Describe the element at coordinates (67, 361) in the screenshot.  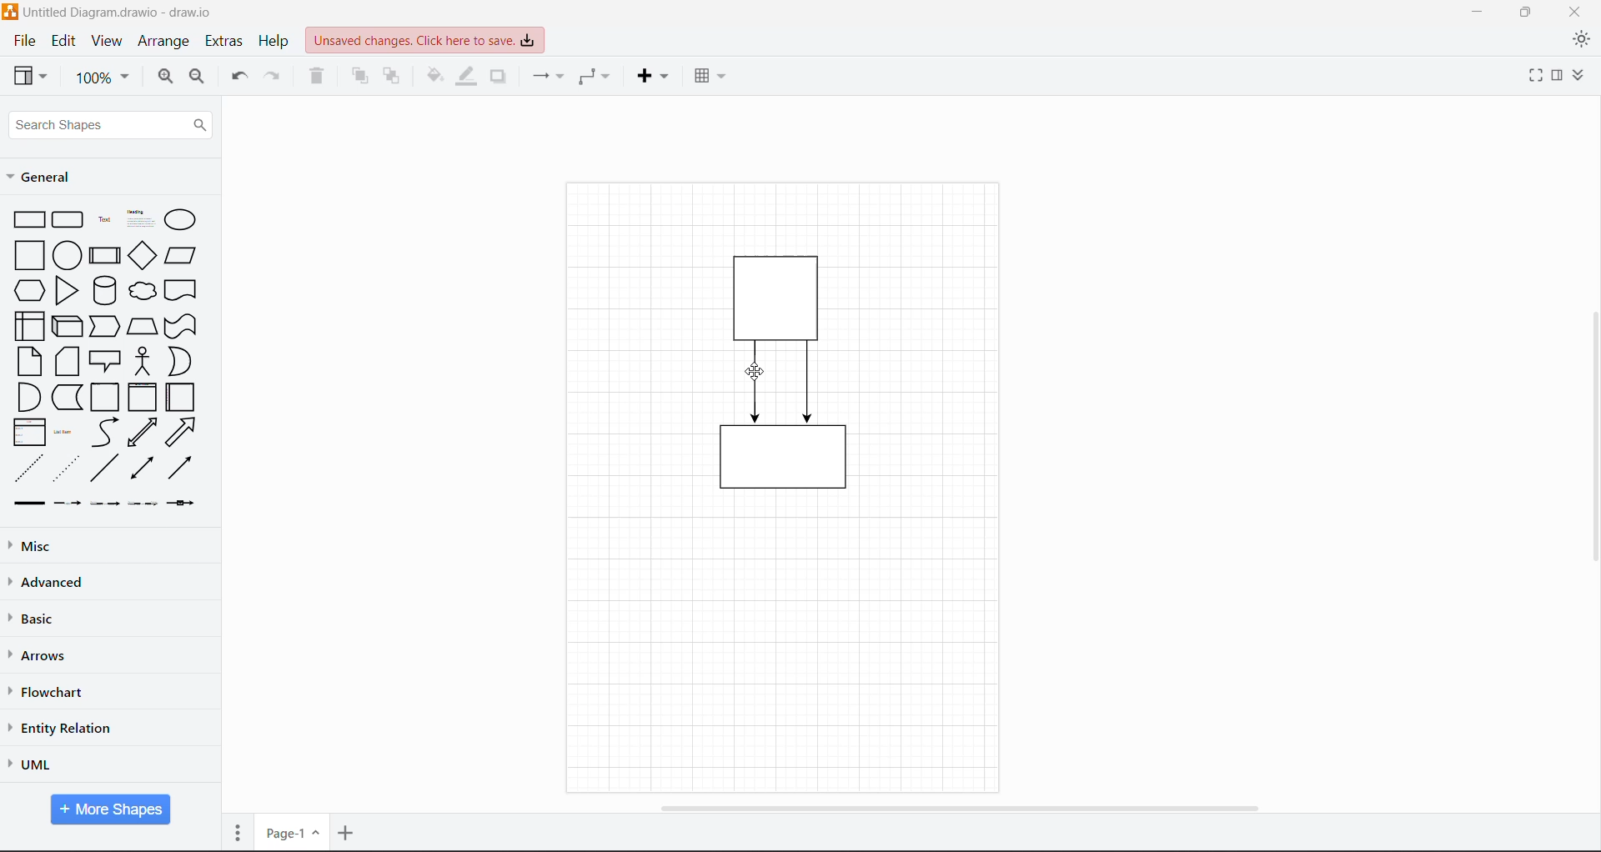
I see `Card` at that location.